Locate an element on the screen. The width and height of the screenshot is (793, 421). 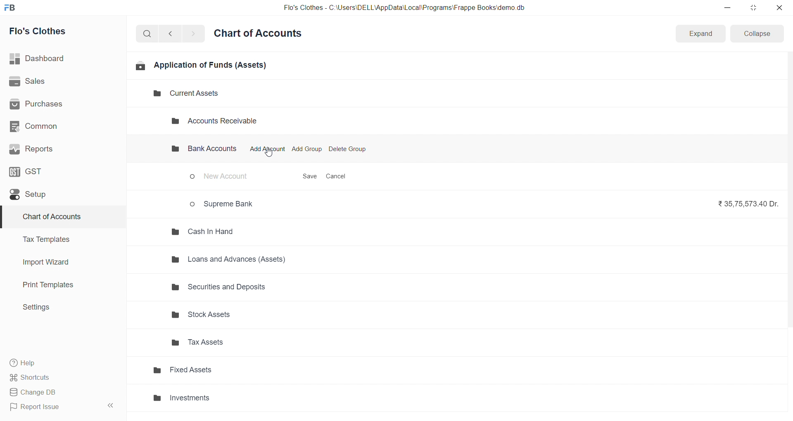
Import Wizard is located at coordinates (59, 262).